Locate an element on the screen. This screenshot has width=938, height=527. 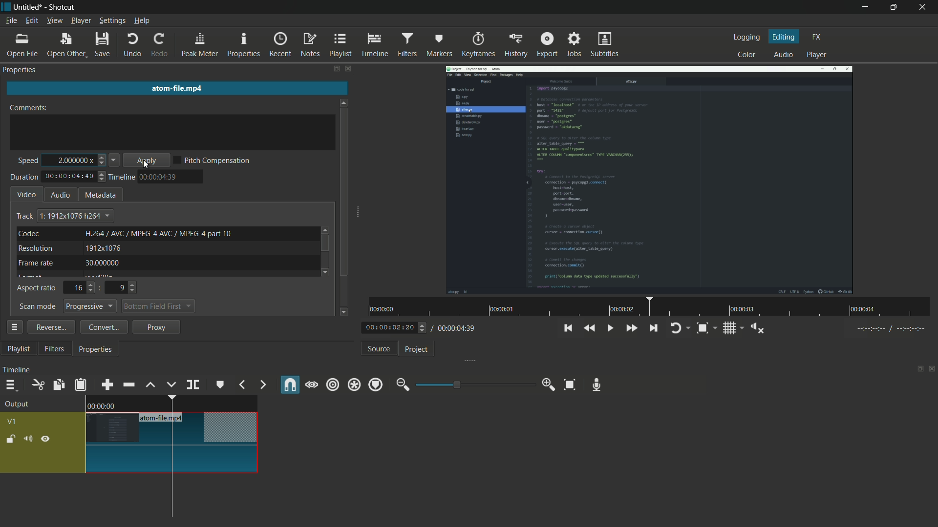
ripple delete is located at coordinates (128, 385).